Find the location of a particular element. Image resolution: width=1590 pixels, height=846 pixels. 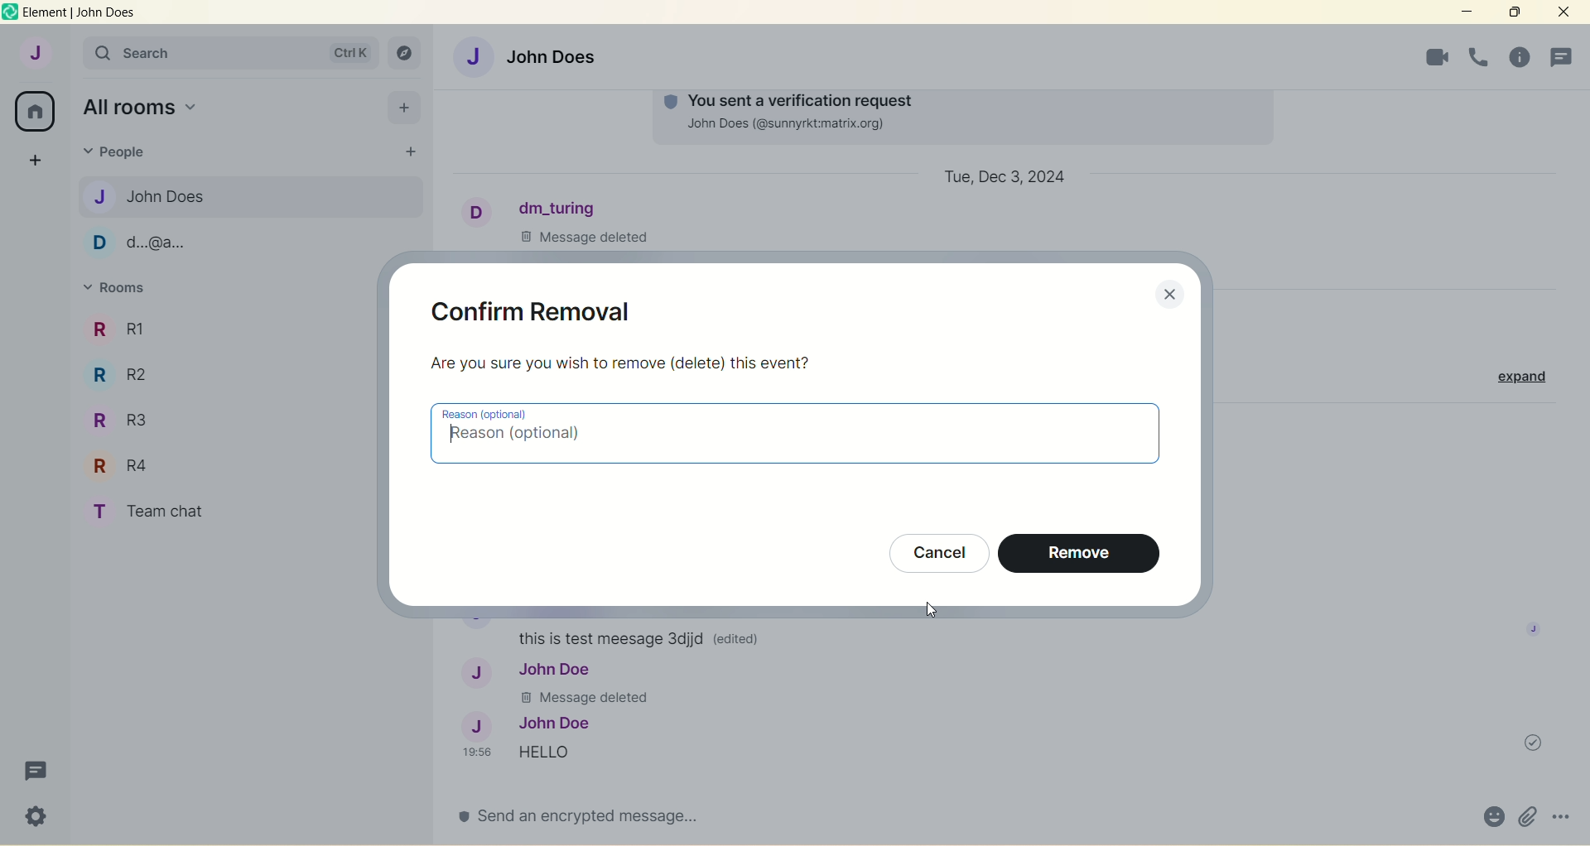

dm_turing is located at coordinates (538, 208).